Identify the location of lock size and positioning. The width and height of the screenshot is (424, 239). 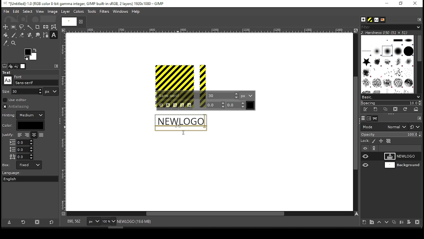
(382, 141).